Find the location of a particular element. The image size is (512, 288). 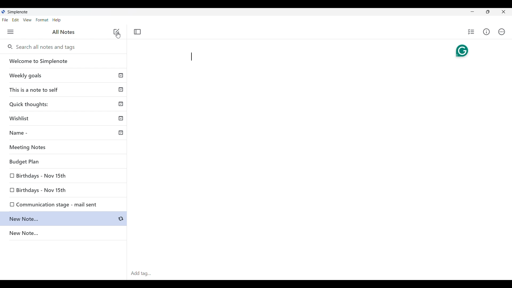

Communication stage - mail sent is located at coordinates (51, 204).